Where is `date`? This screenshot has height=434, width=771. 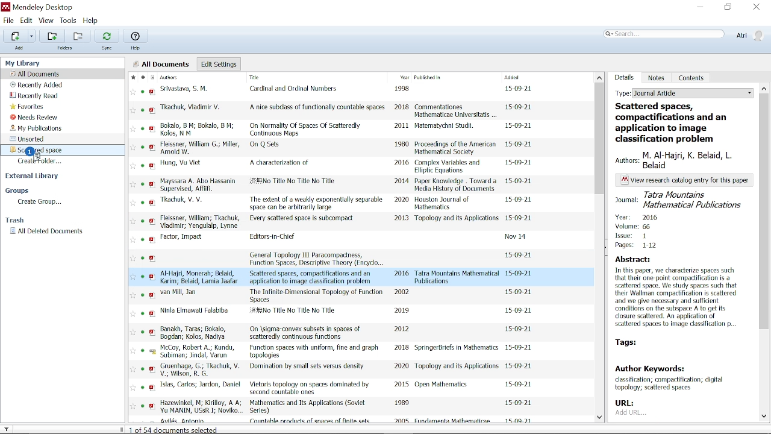
date is located at coordinates (517, 237).